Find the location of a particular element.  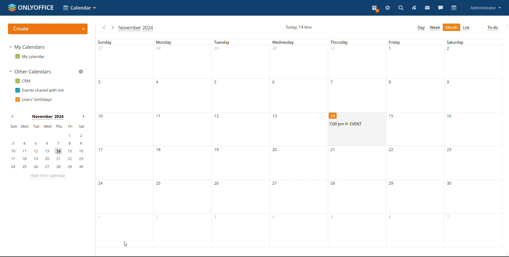

to-do is located at coordinates (493, 28).